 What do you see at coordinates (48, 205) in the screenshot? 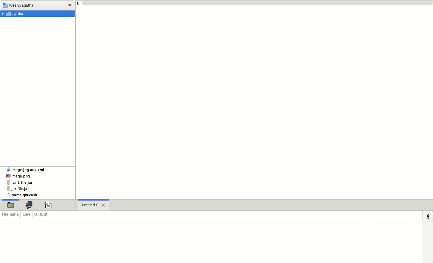
I see `code` at bounding box center [48, 205].